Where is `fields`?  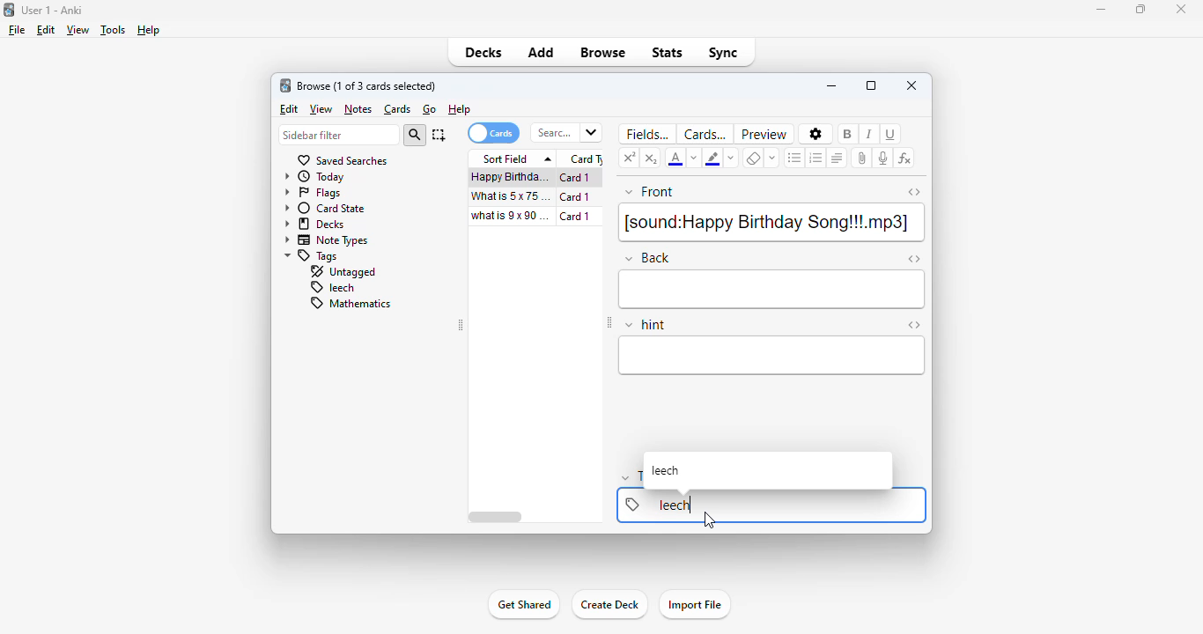 fields is located at coordinates (645, 134).